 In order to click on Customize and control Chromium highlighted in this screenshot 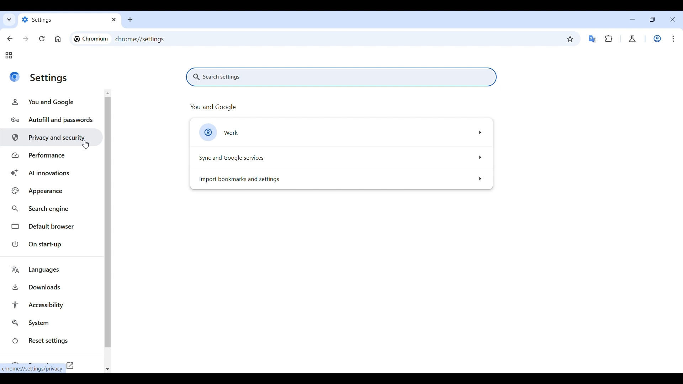, I will do `click(674, 39)`.